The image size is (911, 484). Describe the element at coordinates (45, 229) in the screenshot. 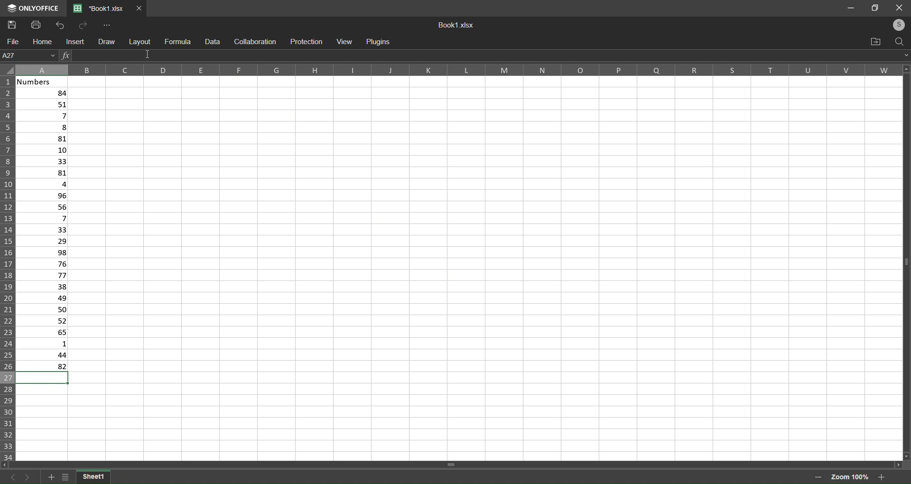

I see `Data` at that location.